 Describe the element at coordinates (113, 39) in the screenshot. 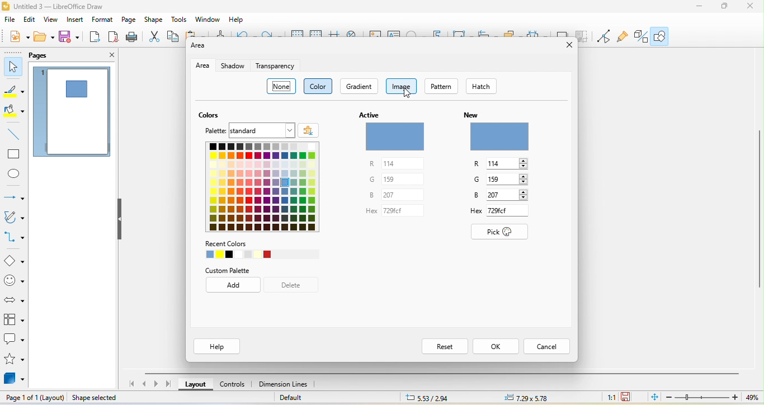

I see `export directly as pdf` at that location.